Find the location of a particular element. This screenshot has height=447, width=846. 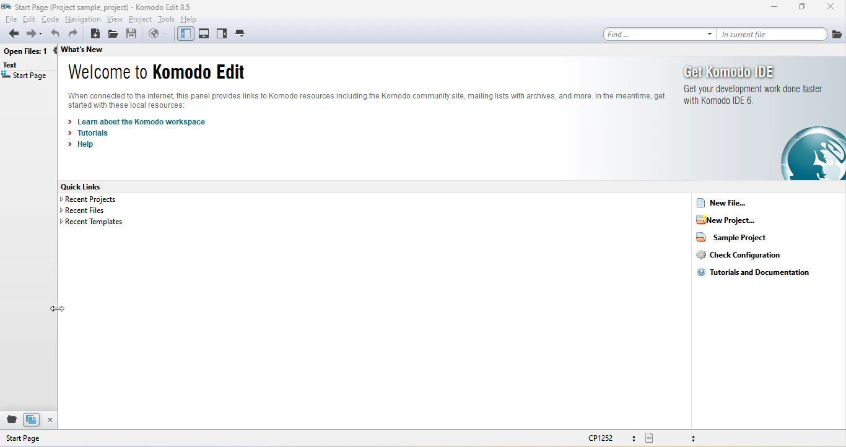

file type is located at coordinates (679, 438).